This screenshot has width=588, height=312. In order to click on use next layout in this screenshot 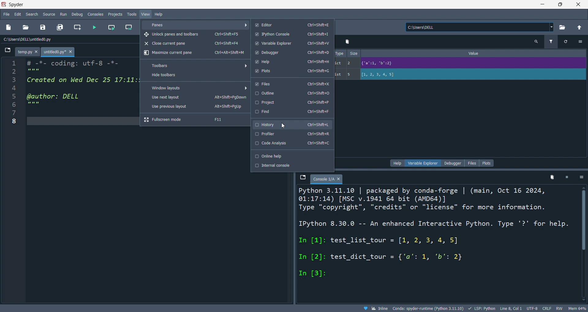, I will do `click(196, 98)`.